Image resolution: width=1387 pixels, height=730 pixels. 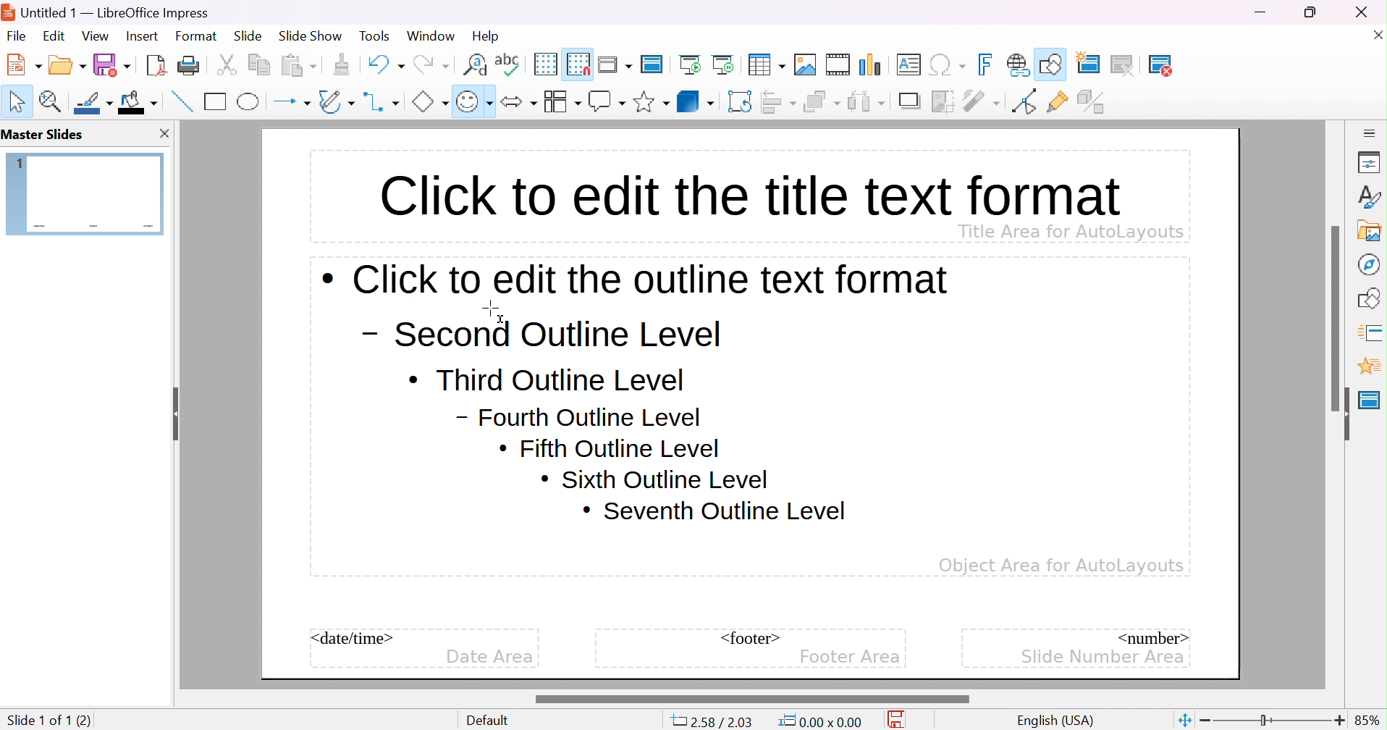 I want to click on redo, so click(x=430, y=62).